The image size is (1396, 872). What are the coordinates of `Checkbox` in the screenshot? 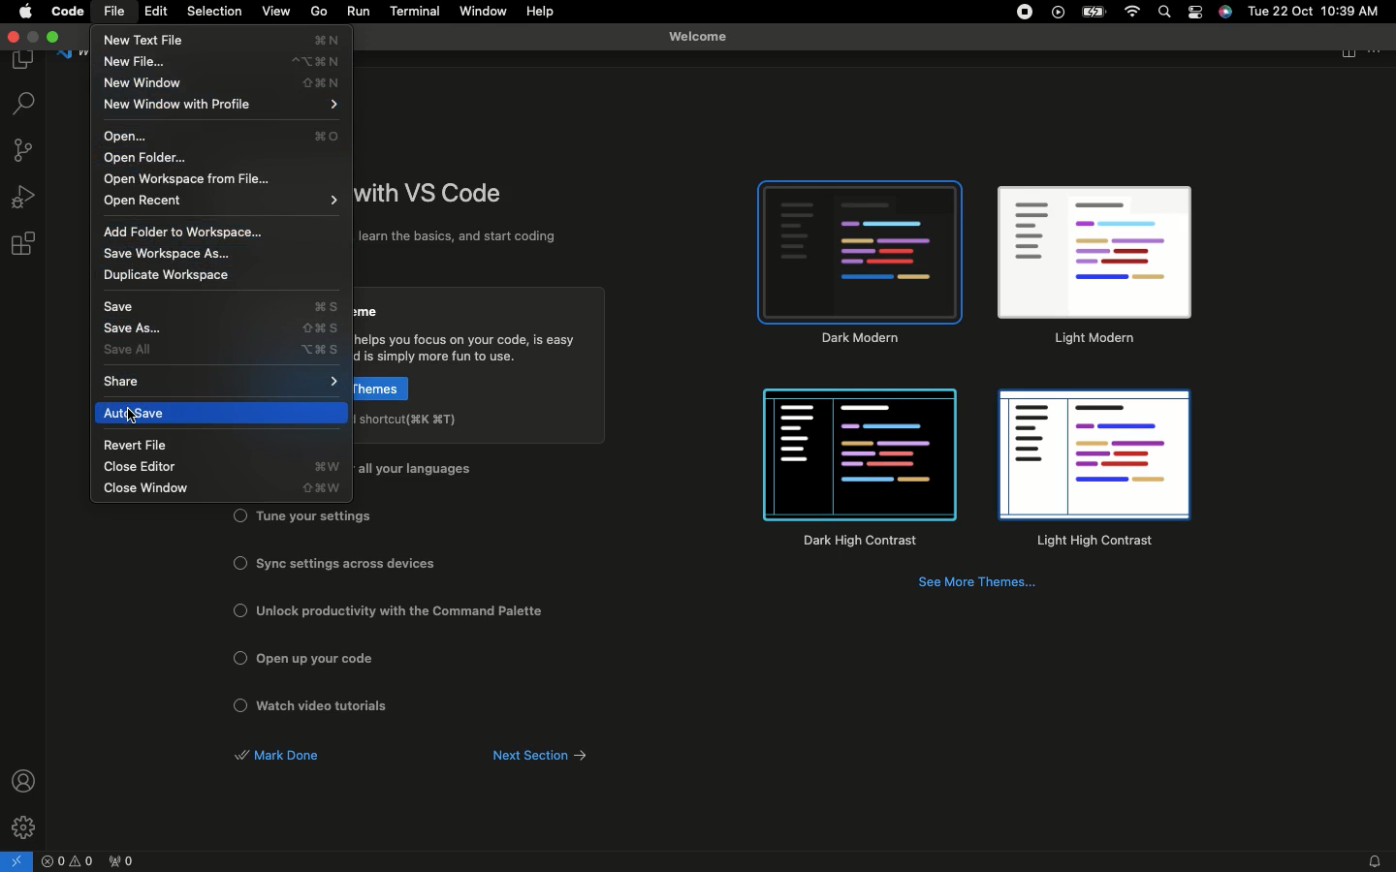 It's located at (238, 656).